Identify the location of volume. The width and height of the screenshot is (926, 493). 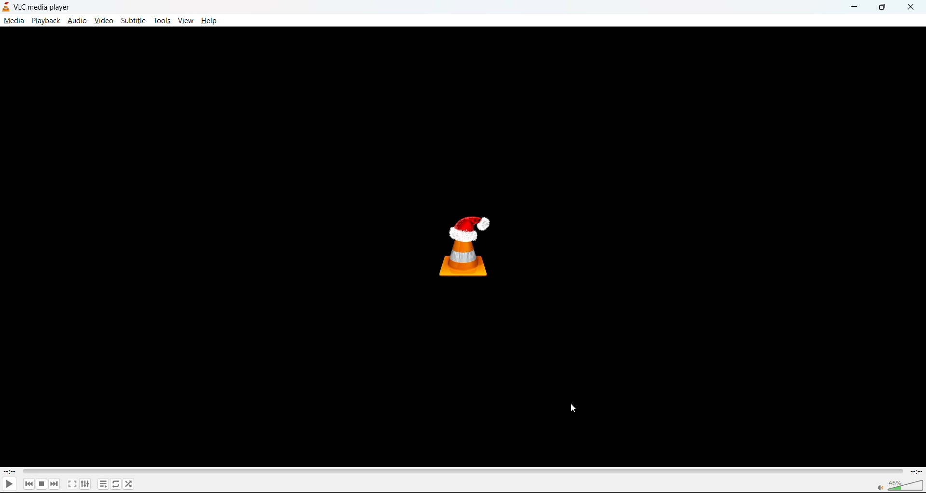
(898, 485).